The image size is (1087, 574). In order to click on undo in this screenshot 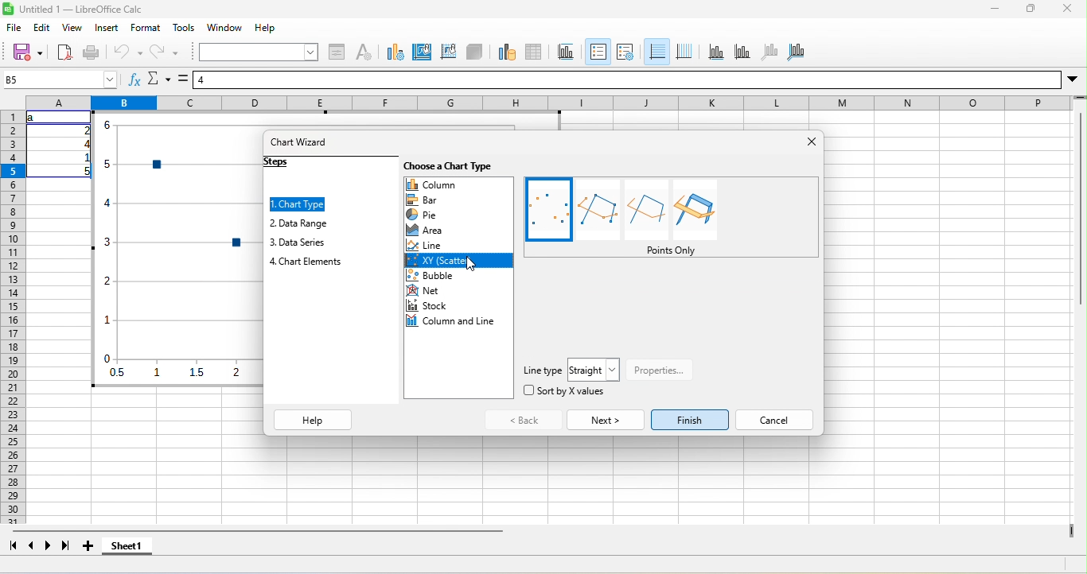, I will do `click(127, 52)`.